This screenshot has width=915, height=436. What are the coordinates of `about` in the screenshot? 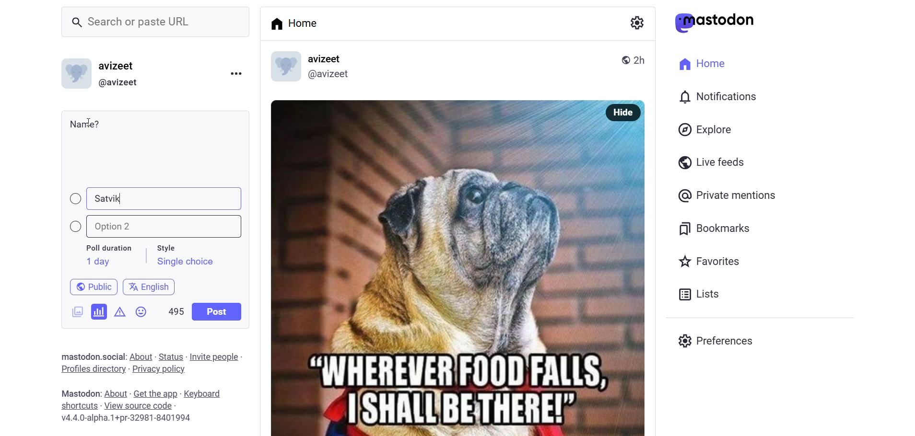 It's located at (115, 394).